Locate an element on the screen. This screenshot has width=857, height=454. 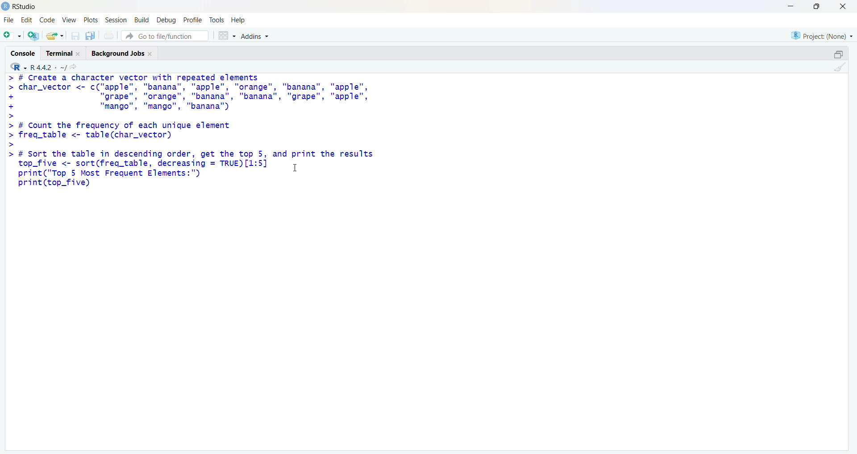
File is located at coordinates (8, 20).